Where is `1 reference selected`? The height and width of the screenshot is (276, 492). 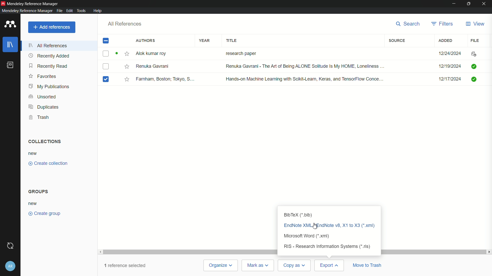
1 reference selected is located at coordinates (127, 265).